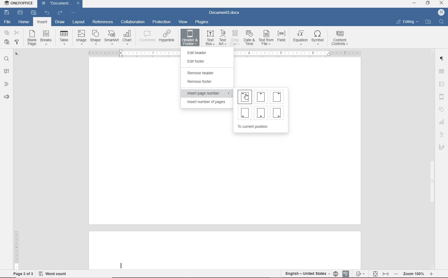 The width and height of the screenshot is (448, 278). What do you see at coordinates (278, 96) in the screenshot?
I see `Page number at top right` at bounding box center [278, 96].